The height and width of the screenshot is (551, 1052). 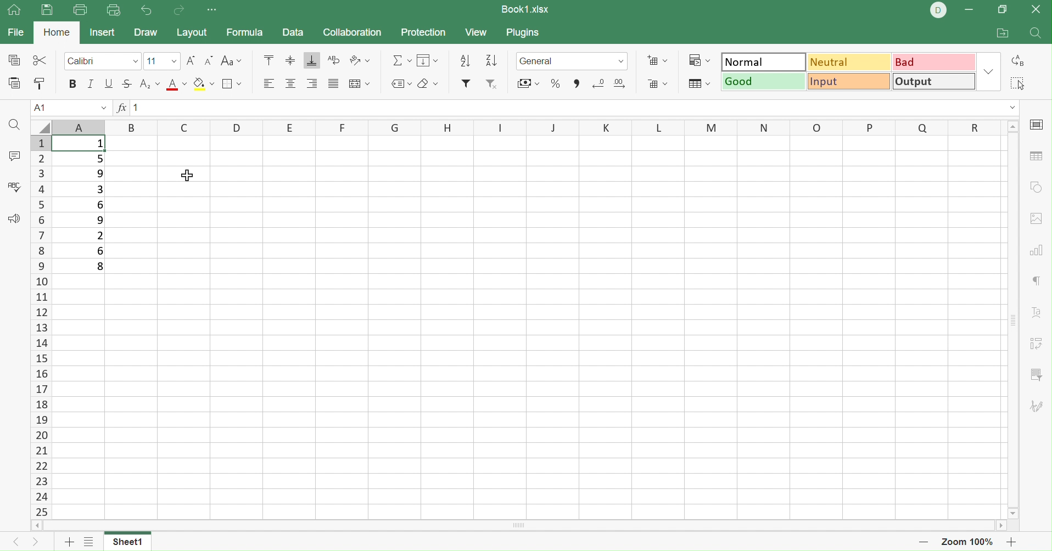 What do you see at coordinates (99, 173) in the screenshot?
I see `9` at bounding box center [99, 173].